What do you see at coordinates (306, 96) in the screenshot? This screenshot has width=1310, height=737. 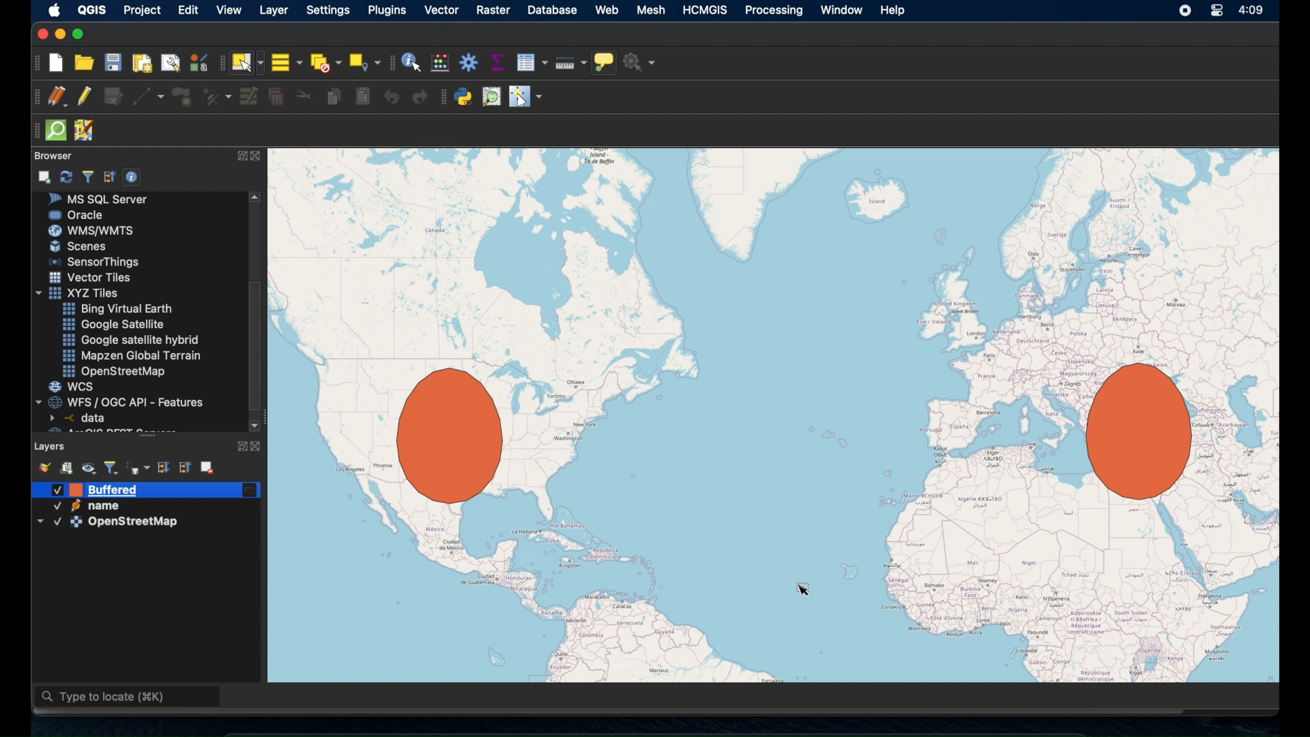 I see `cut features` at bounding box center [306, 96].